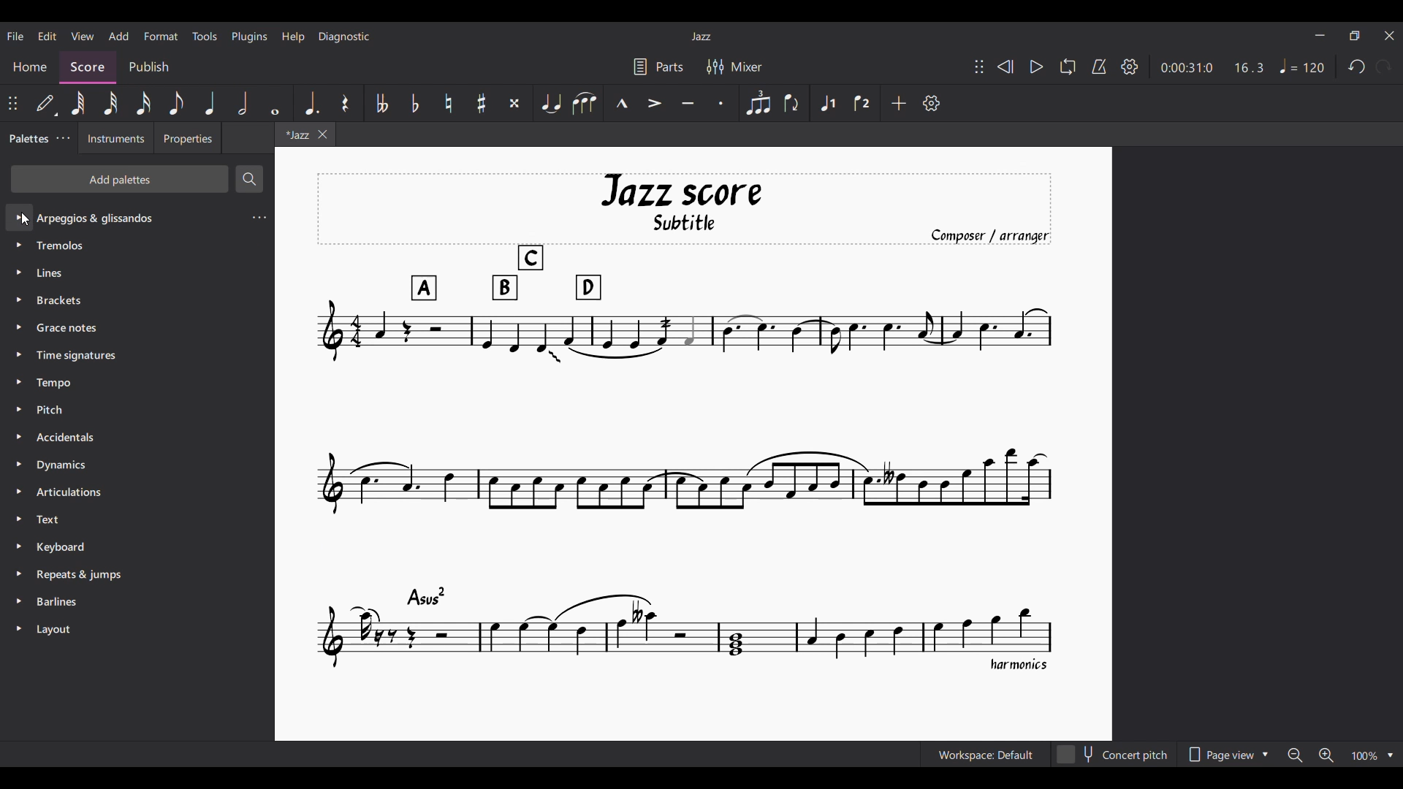 This screenshot has height=789, width=1403. What do you see at coordinates (12, 103) in the screenshot?
I see `Change position` at bounding box center [12, 103].